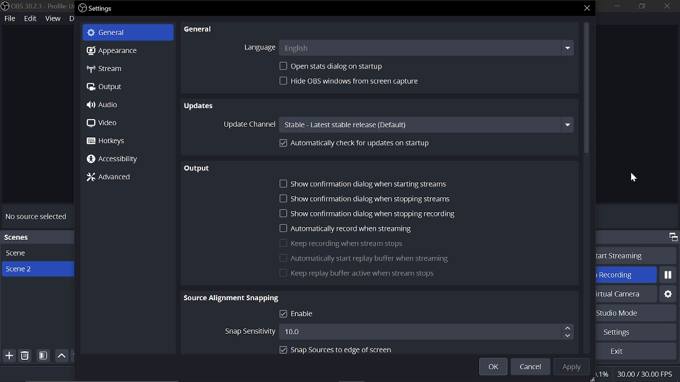 Image resolution: width=680 pixels, height=382 pixels. I want to click on toggle controls, so click(673, 237).